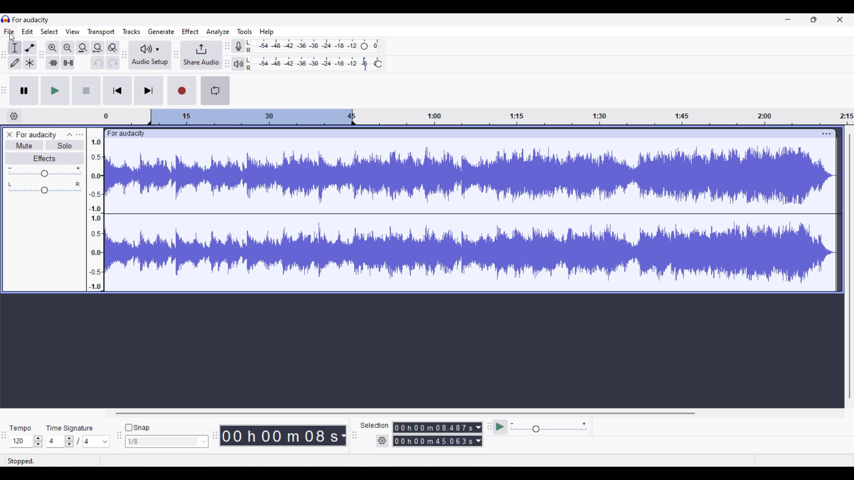  Describe the element at coordinates (218, 32) in the screenshot. I see `Analyze menu` at that location.